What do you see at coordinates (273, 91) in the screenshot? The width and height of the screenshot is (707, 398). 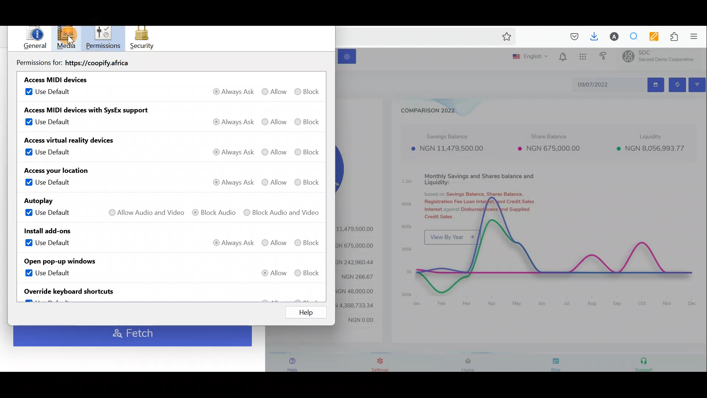 I see `Allow` at bounding box center [273, 91].